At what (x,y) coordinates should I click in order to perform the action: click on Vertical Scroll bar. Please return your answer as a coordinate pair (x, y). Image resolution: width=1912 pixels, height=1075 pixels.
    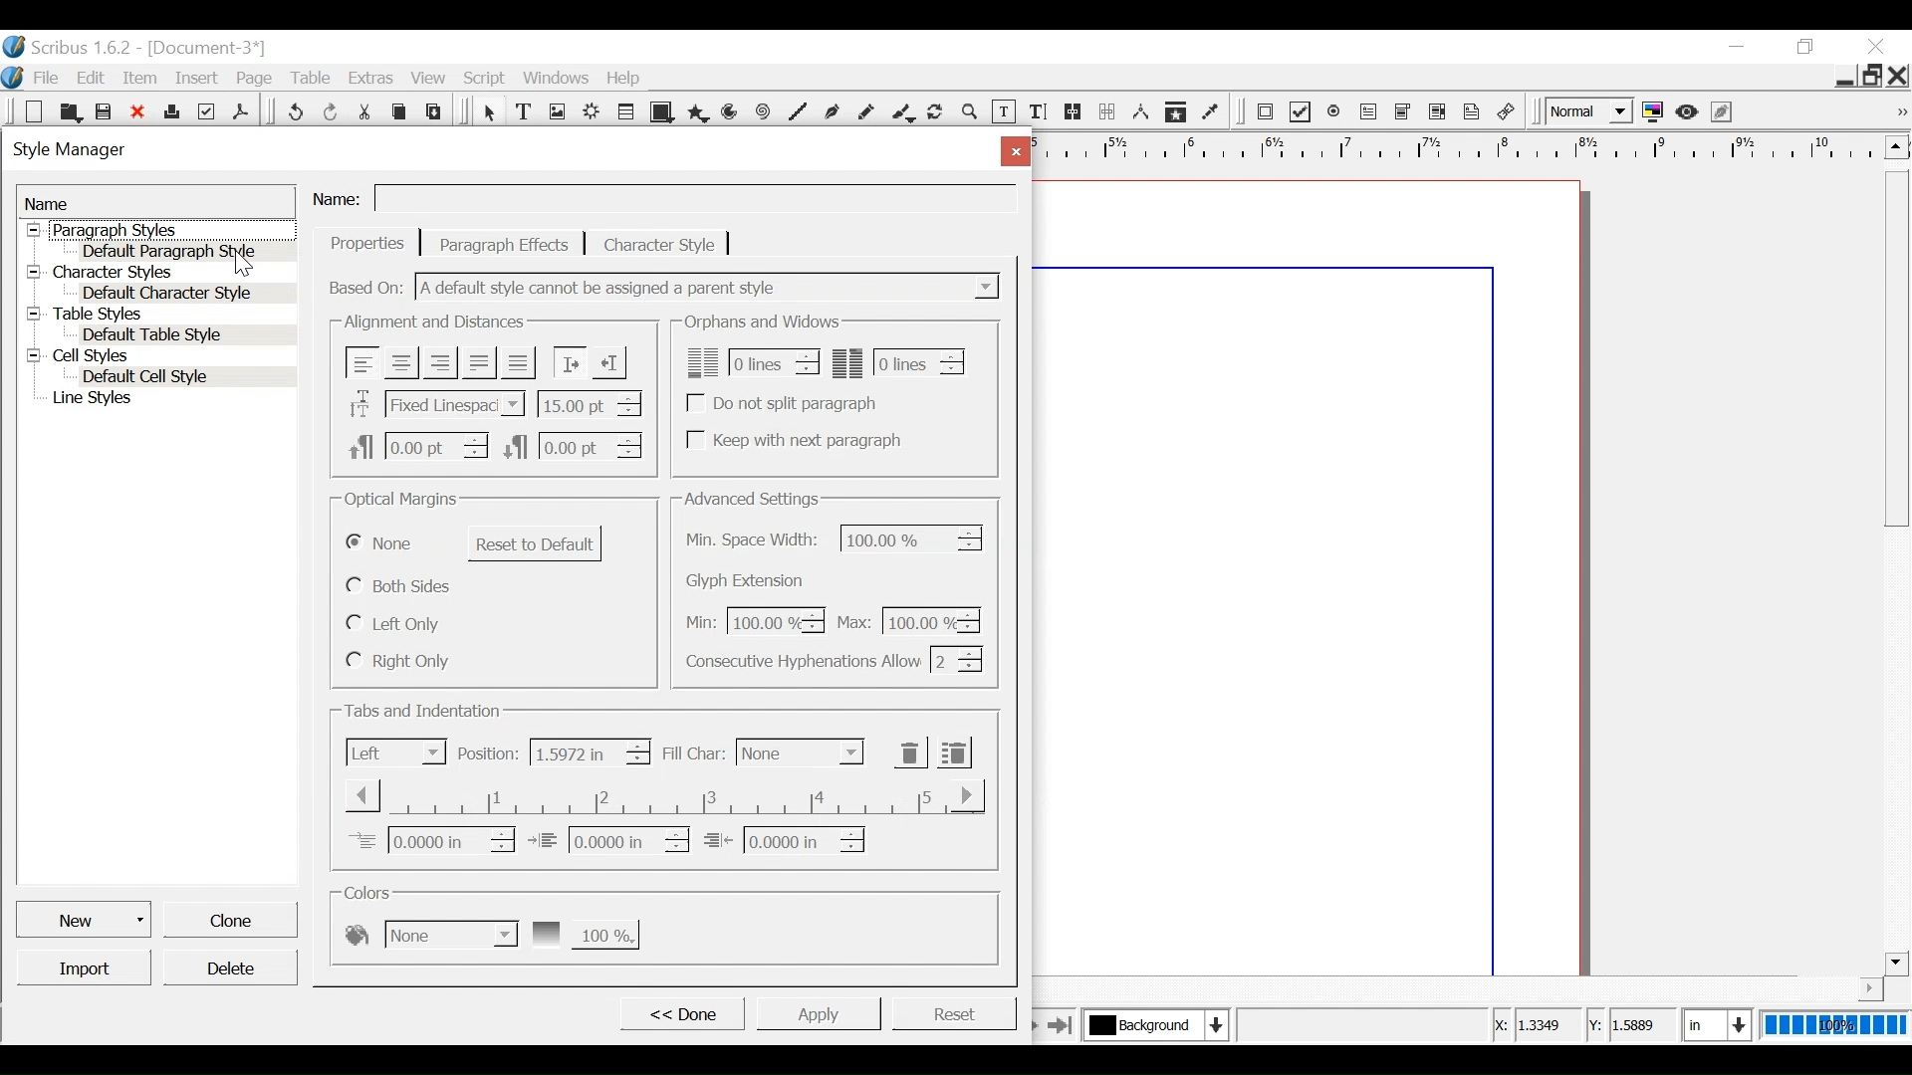
    Looking at the image, I should click on (1896, 346).